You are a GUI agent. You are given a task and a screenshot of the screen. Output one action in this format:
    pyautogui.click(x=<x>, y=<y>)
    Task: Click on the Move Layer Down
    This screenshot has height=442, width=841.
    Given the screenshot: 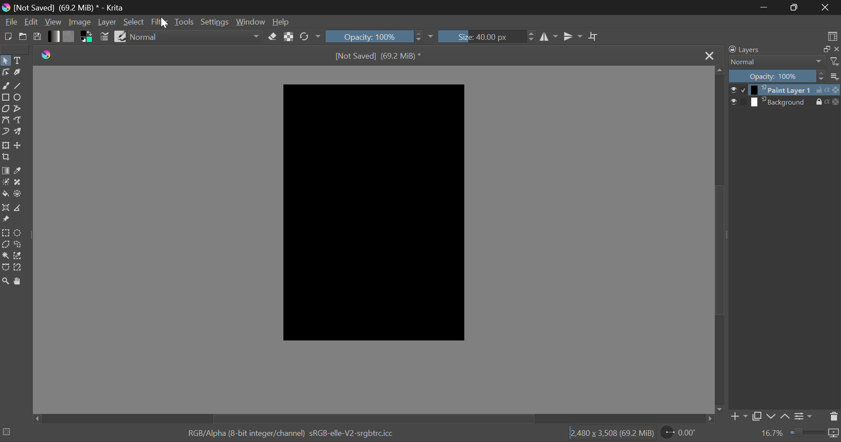 What is the action you would take?
    pyautogui.click(x=772, y=415)
    